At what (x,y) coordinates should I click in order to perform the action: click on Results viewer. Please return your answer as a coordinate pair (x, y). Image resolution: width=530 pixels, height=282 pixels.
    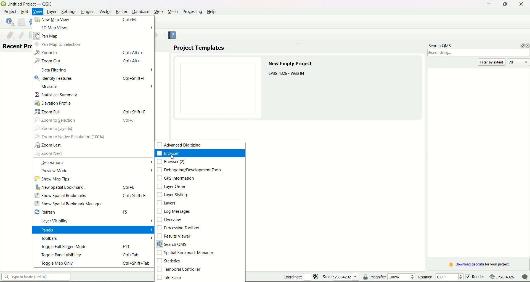
    Looking at the image, I should click on (174, 236).